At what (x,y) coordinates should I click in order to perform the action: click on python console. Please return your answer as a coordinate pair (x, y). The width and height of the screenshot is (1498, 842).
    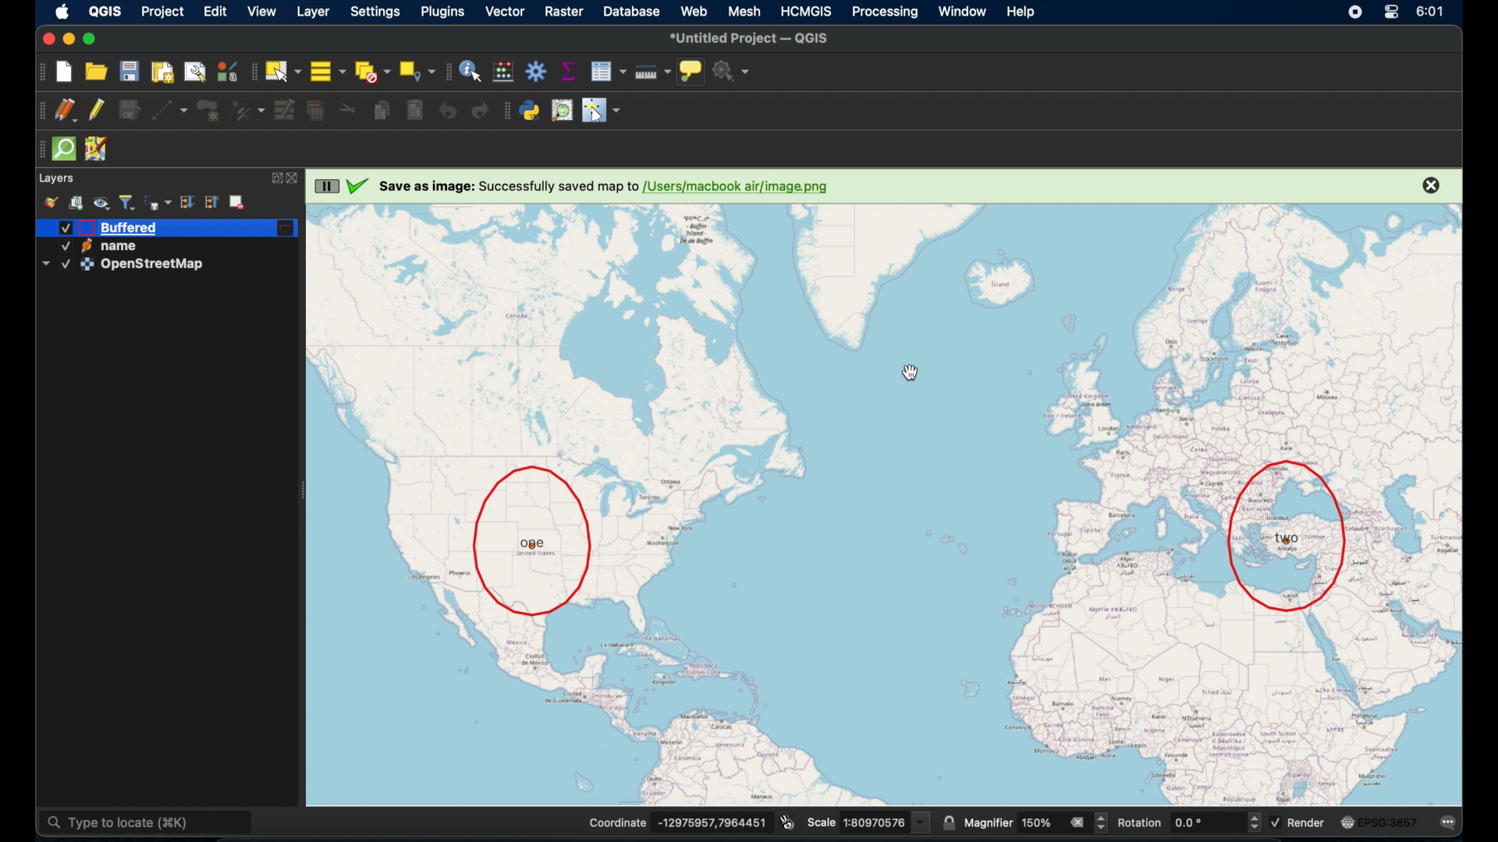
    Looking at the image, I should click on (530, 111).